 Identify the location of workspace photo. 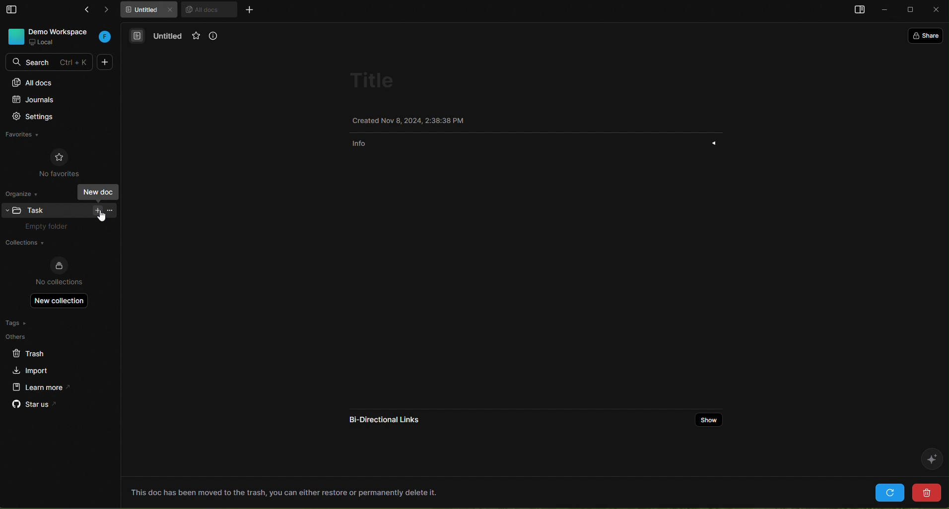
(15, 36).